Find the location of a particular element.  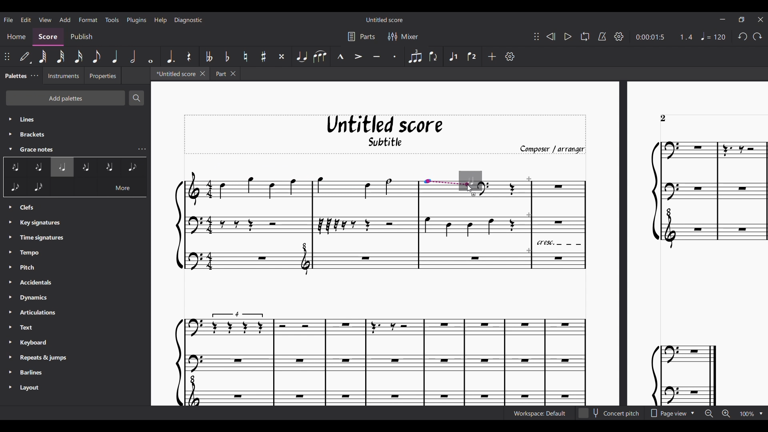

Voice 1 is located at coordinates (452, 56).